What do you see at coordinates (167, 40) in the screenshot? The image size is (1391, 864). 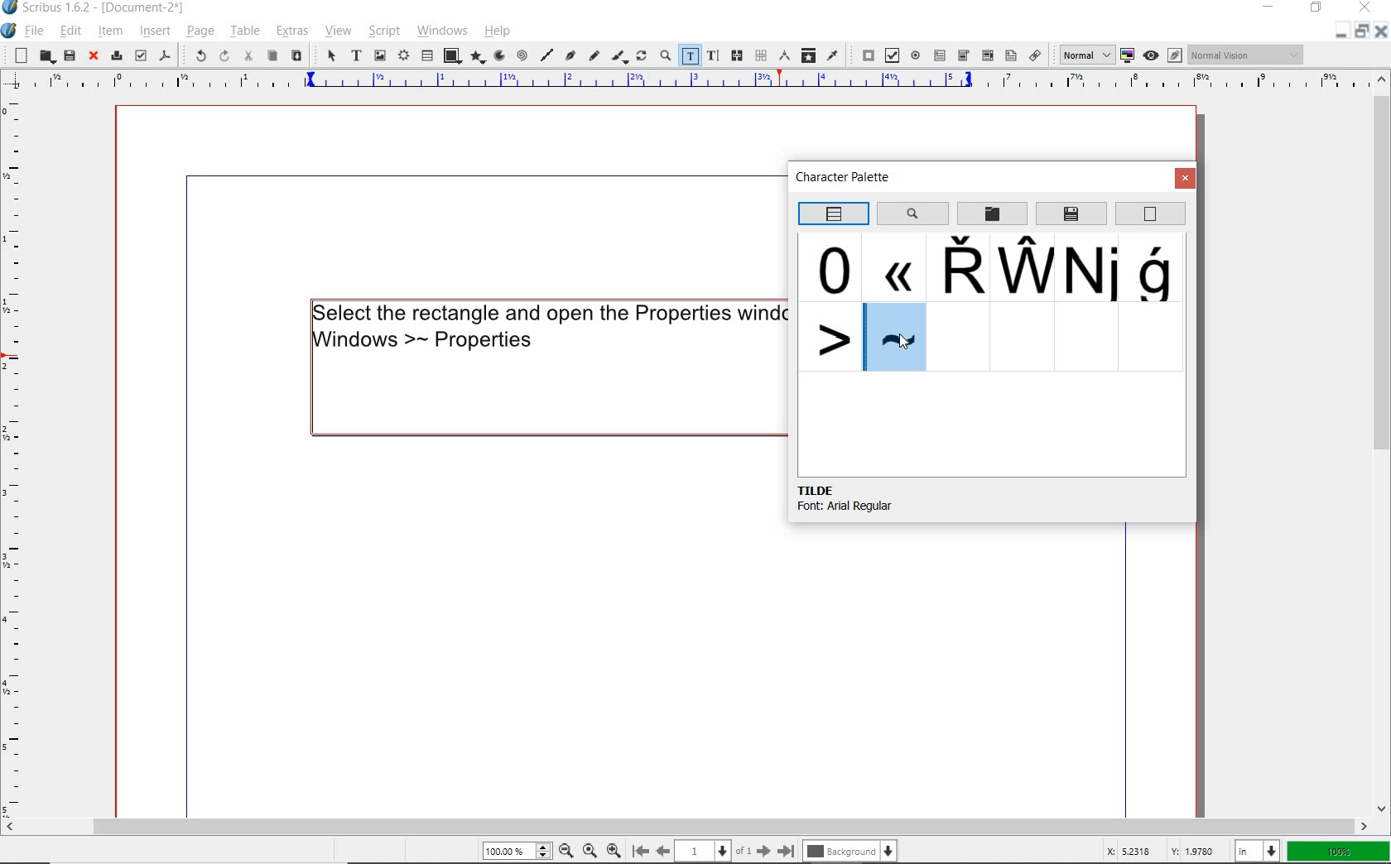 I see `Cursor` at bounding box center [167, 40].